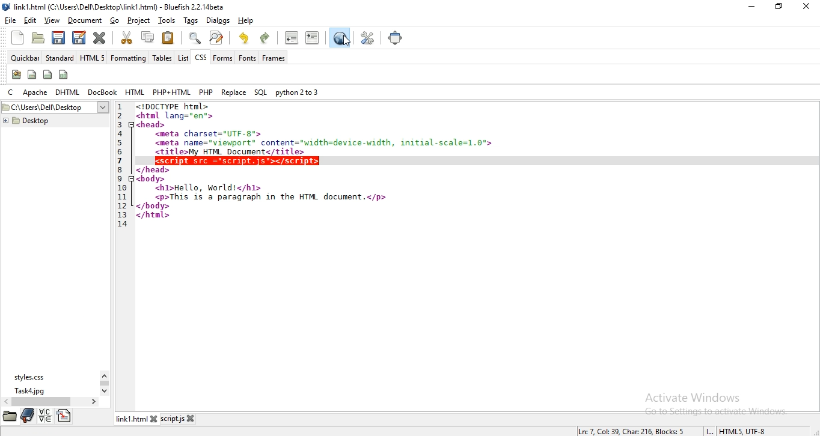 The height and width of the screenshot is (436, 820). What do you see at coordinates (16, 37) in the screenshot?
I see `new file` at bounding box center [16, 37].